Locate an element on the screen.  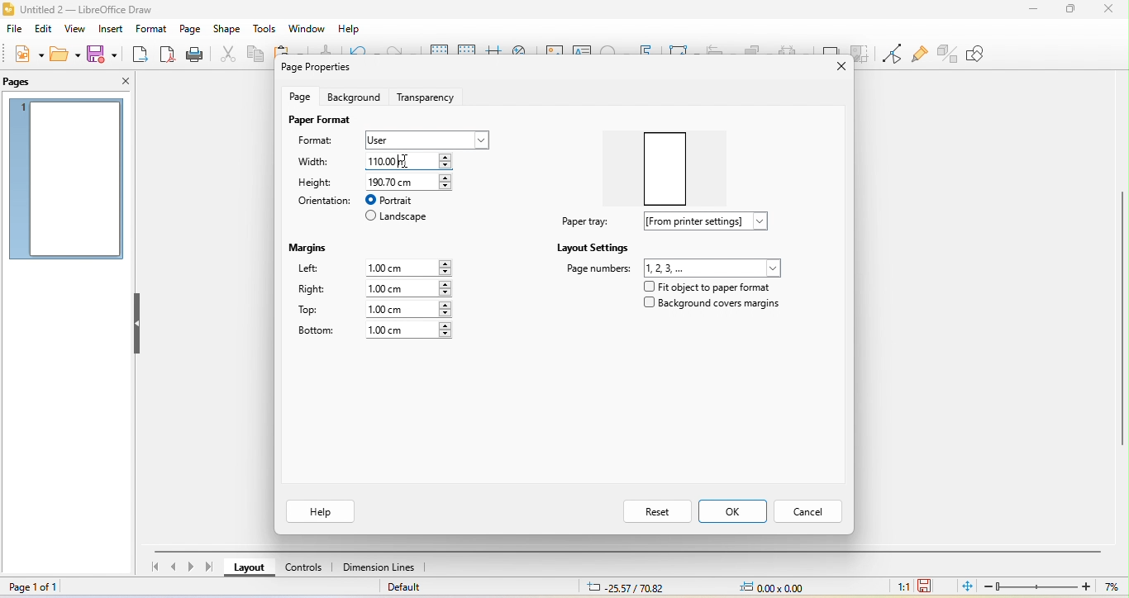
cursor movement is located at coordinates (406, 160).